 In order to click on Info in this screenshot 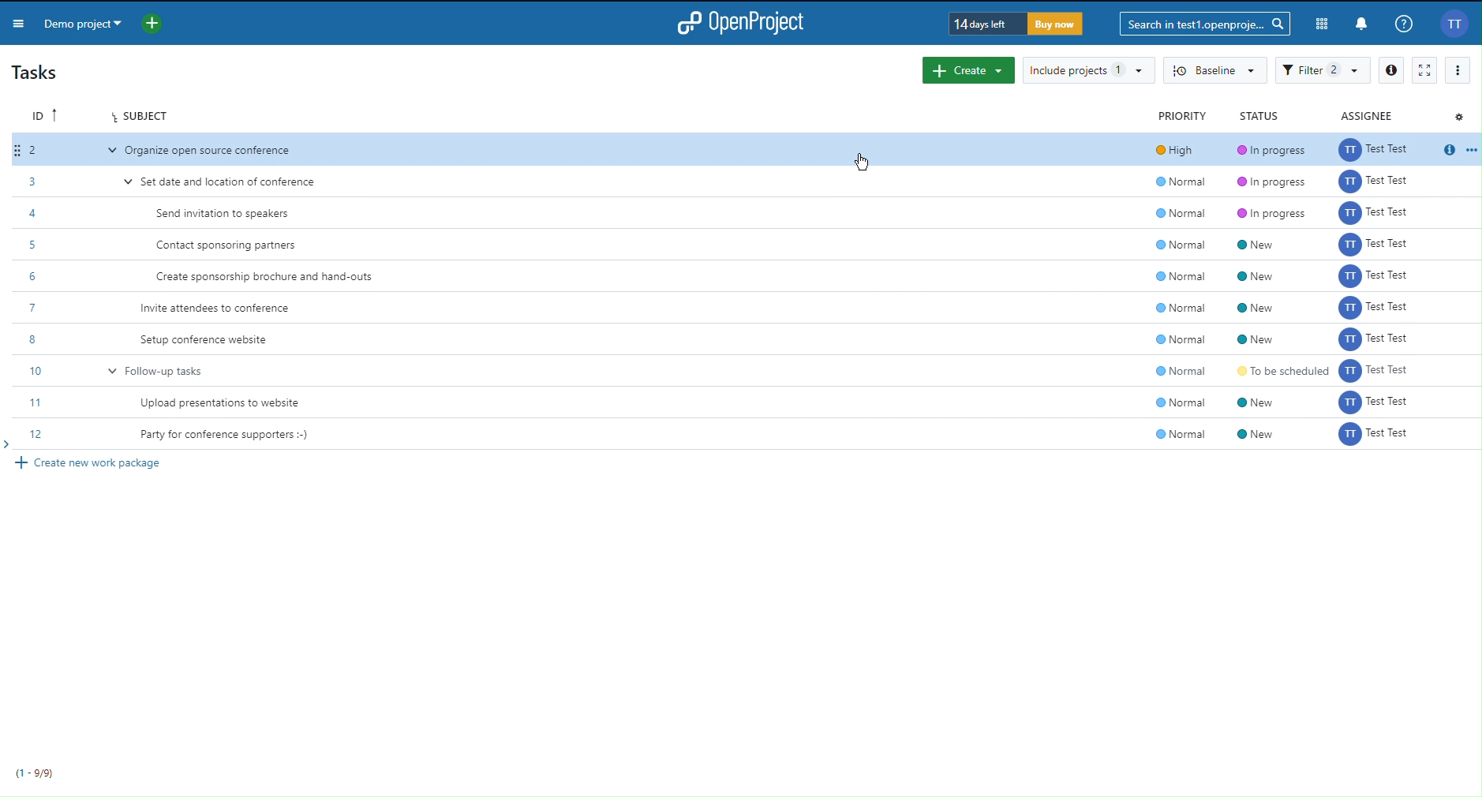, I will do `click(1404, 23)`.